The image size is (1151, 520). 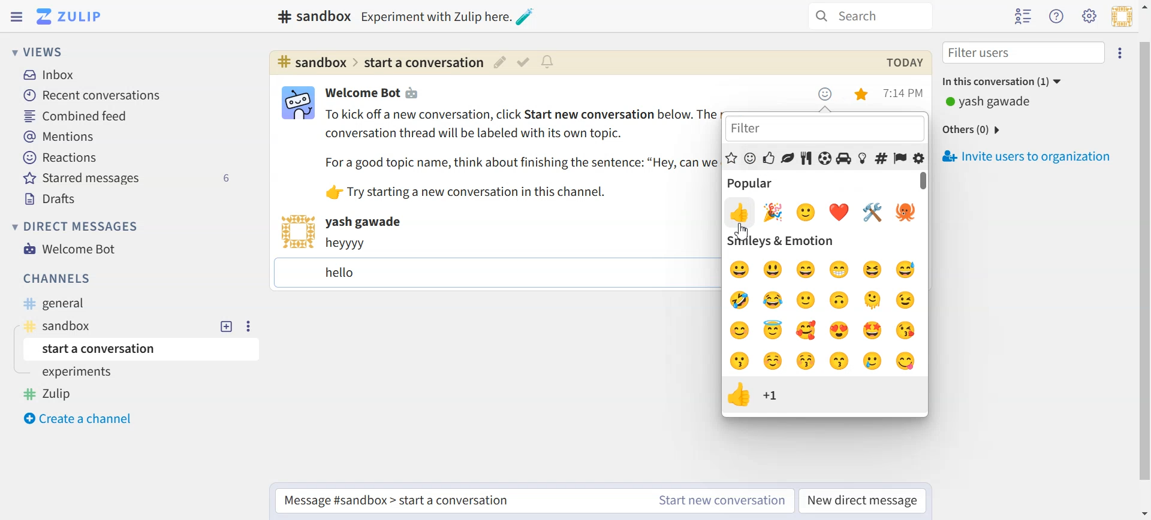 What do you see at coordinates (50, 75) in the screenshot?
I see `Inbox` at bounding box center [50, 75].